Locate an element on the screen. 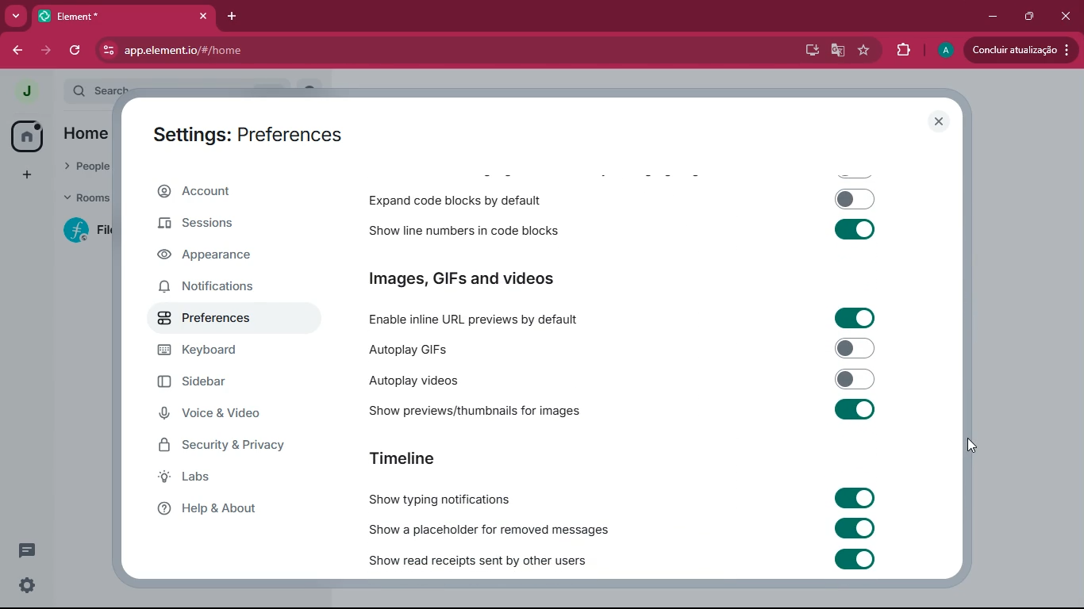 The width and height of the screenshot is (1084, 609). close tab is located at coordinates (203, 16).